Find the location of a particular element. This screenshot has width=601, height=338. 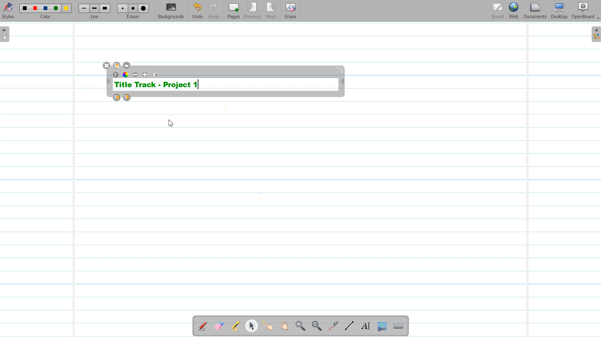

Scroll Page is located at coordinates (284, 326).